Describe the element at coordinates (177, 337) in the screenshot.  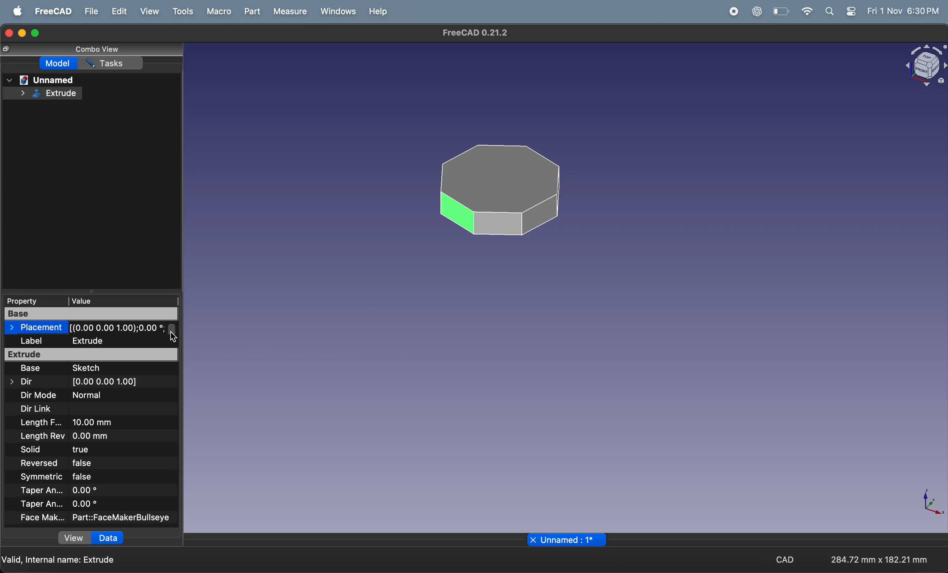
I see `cursor` at that location.